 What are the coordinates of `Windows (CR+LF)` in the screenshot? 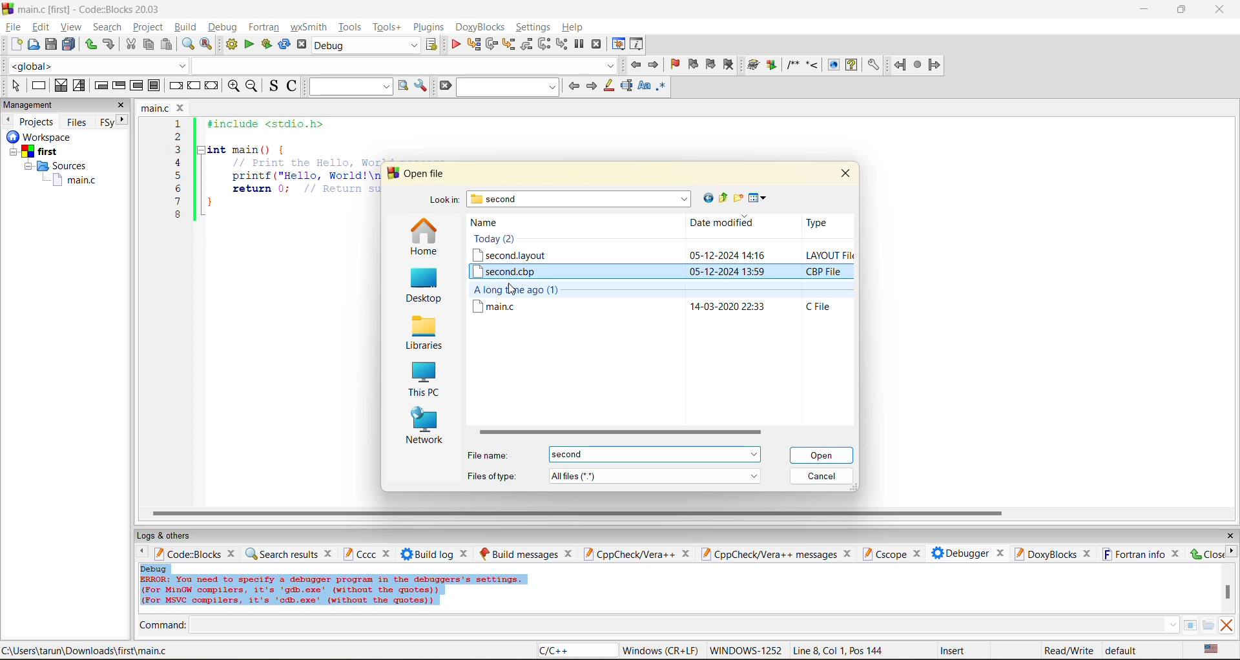 It's located at (662, 650).